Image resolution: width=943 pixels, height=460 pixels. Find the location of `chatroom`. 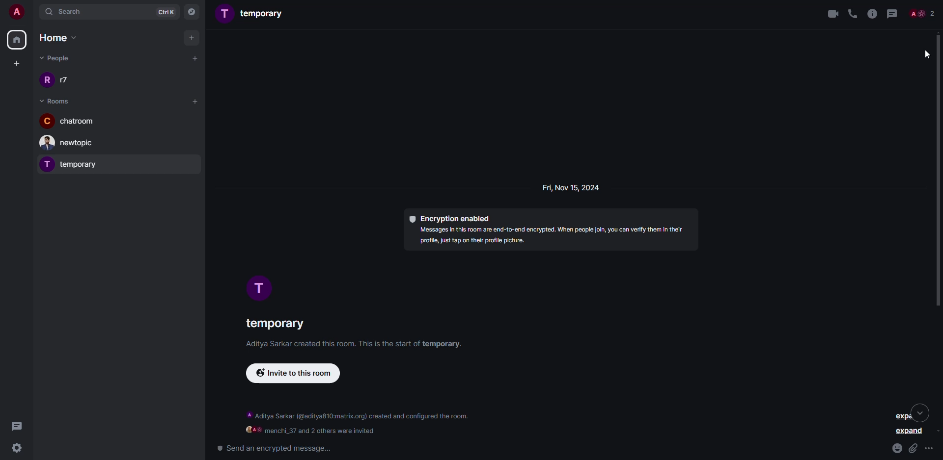

chatroom is located at coordinates (69, 120).